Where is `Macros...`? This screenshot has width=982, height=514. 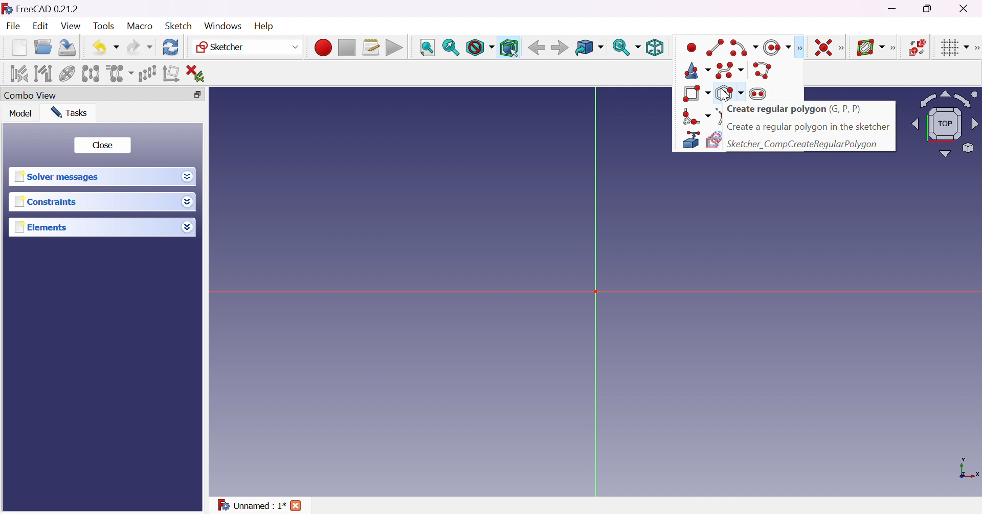 Macros... is located at coordinates (371, 48).